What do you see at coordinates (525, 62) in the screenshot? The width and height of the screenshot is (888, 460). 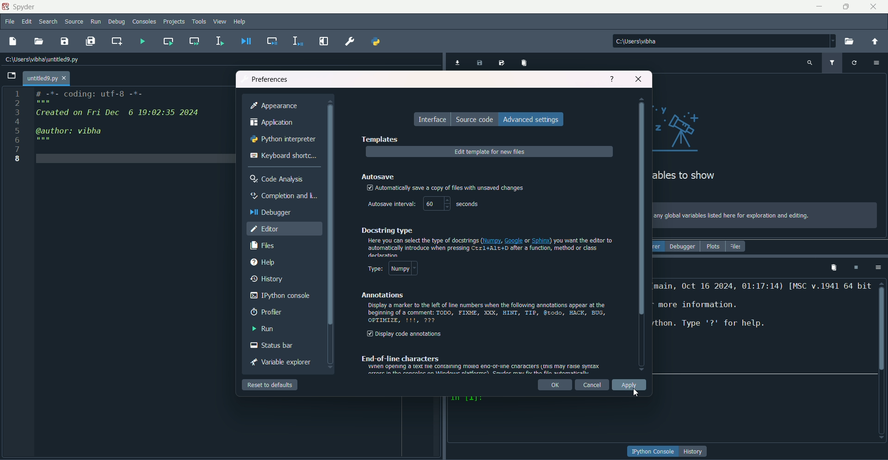 I see `remove all variables` at bounding box center [525, 62].